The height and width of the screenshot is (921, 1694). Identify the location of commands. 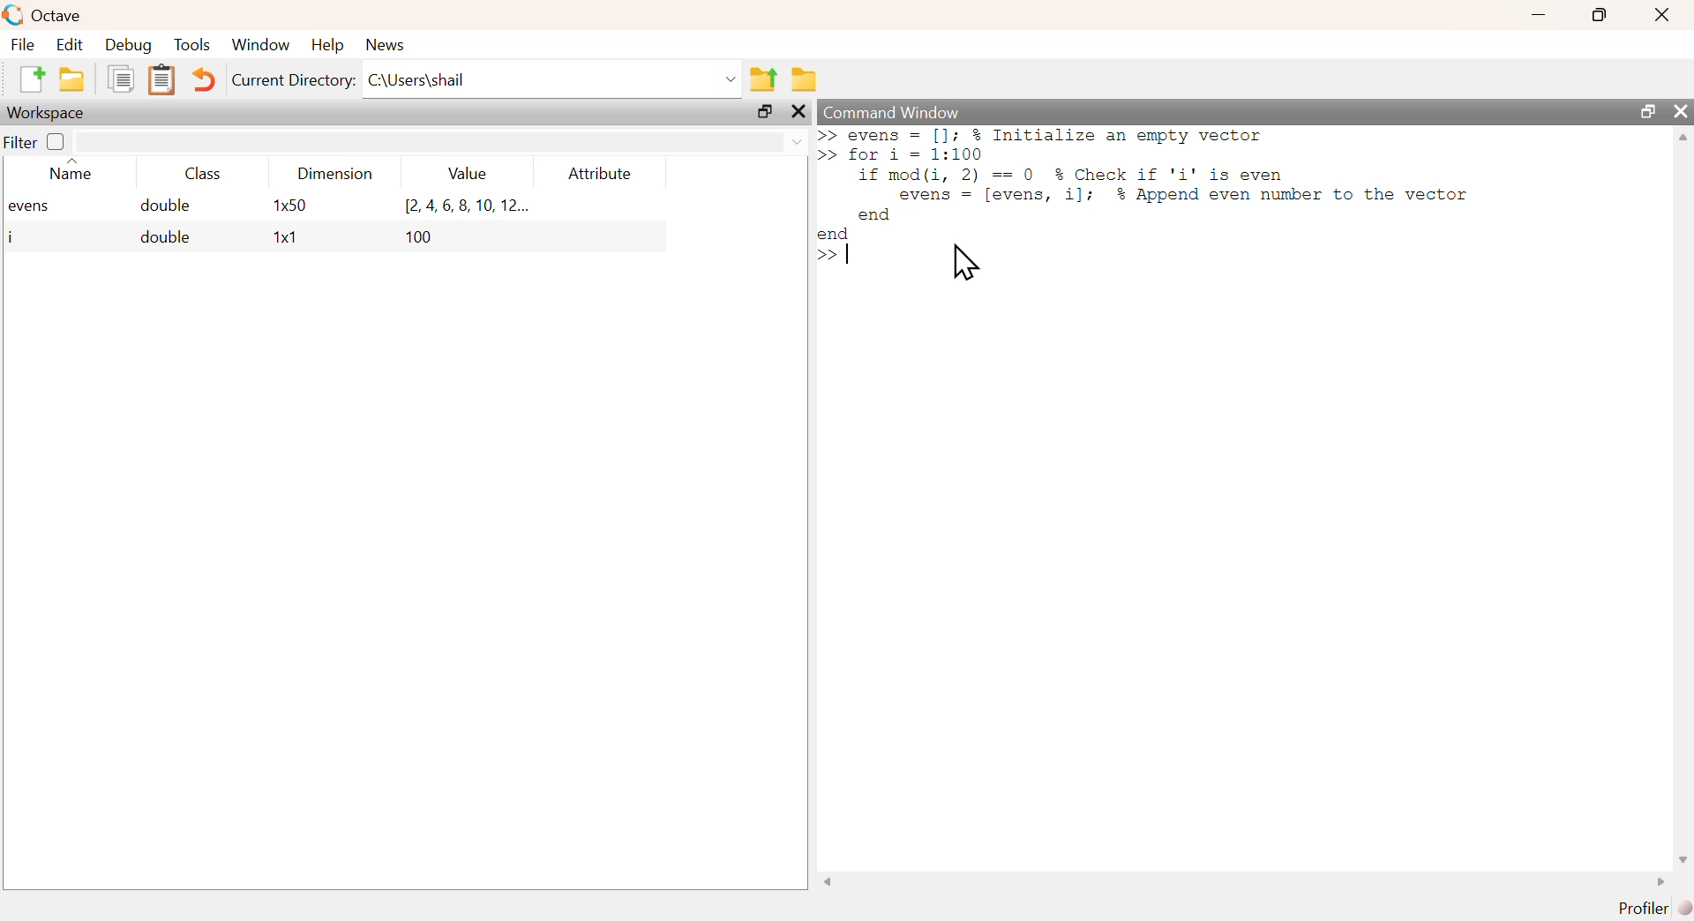
(1146, 236).